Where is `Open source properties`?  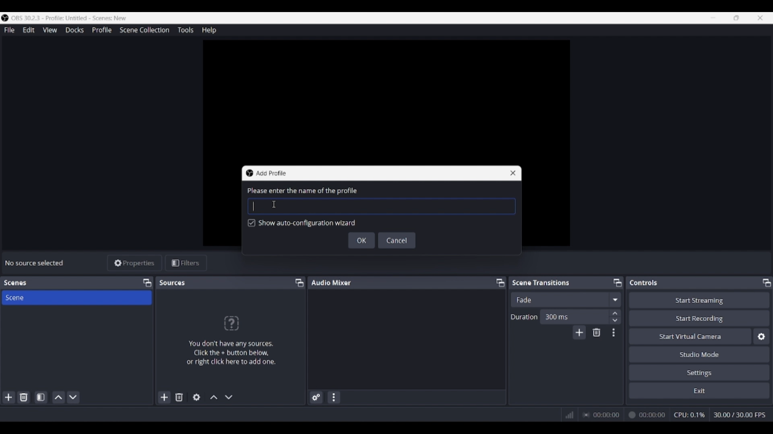
Open source properties is located at coordinates (196, 397).